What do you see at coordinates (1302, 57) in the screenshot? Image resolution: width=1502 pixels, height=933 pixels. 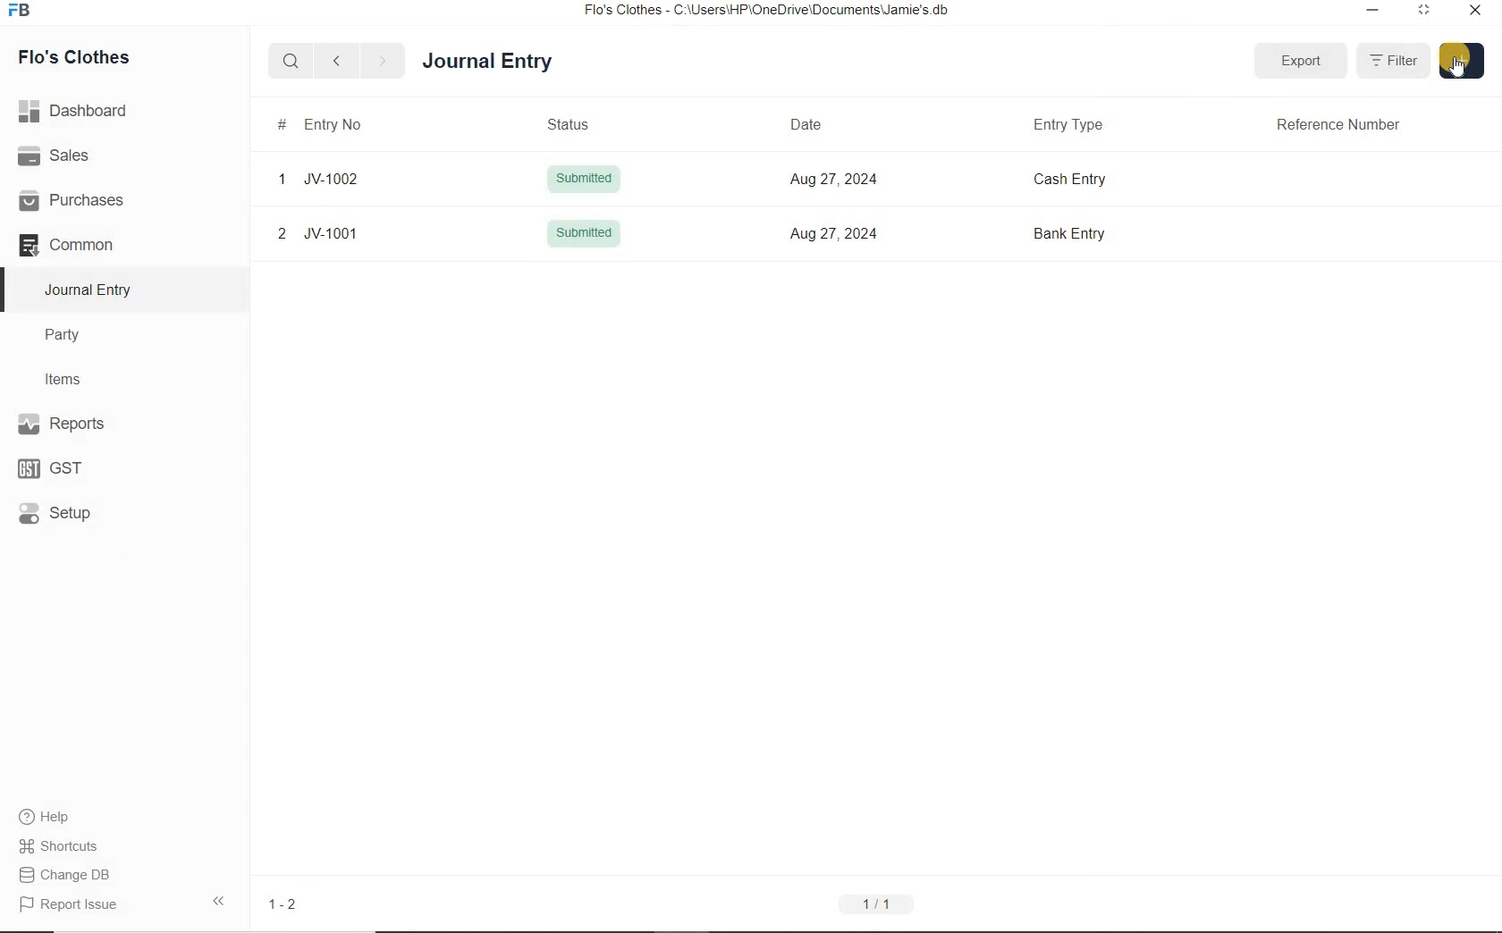 I see `Export` at bounding box center [1302, 57].